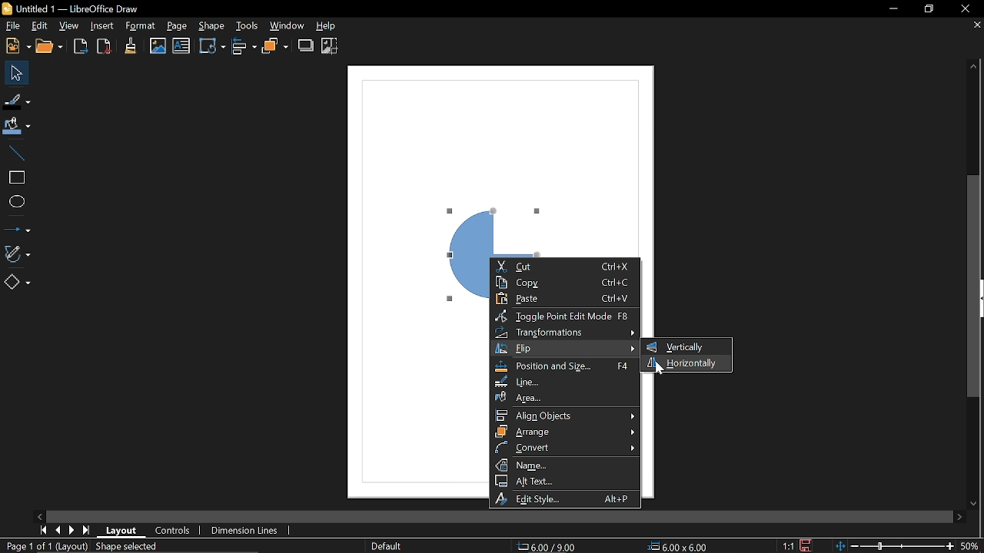  What do you see at coordinates (679, 546) in the screenshot?
I see `Size` at bounding box center [679, 546].